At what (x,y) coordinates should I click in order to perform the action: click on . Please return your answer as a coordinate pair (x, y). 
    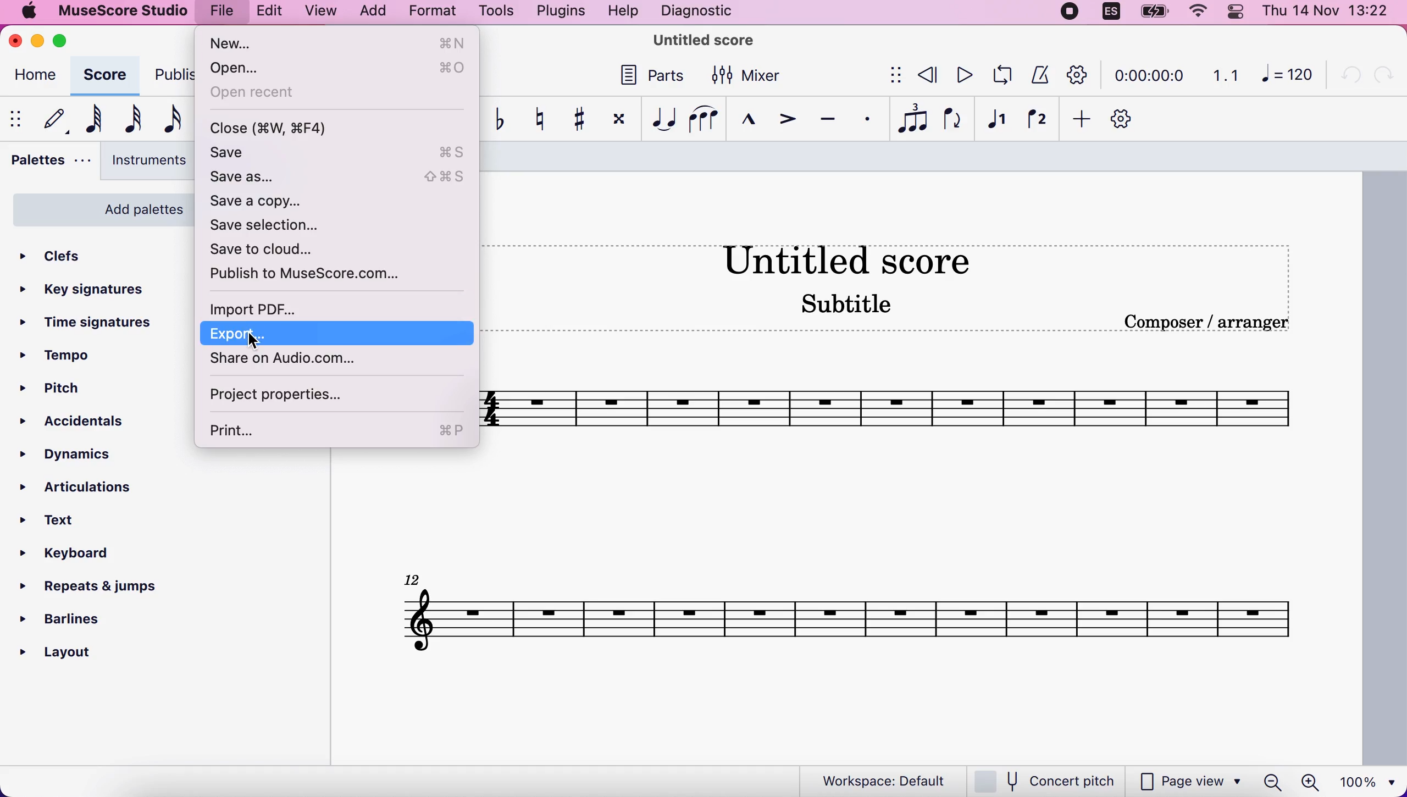
    Looking at the image, I should click on (414, 579).